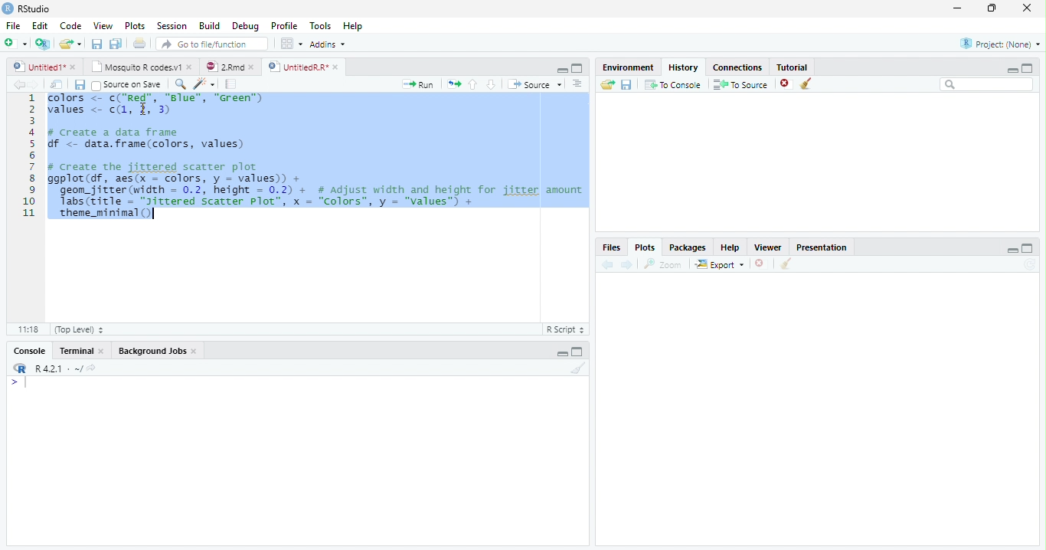 The height and width of the screenshot is (550, 1046). I want to click on Go to previous section/chunk, so click(472, 84).